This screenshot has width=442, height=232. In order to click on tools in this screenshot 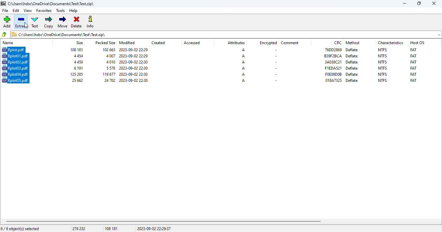, I will do `click(61, 11)`.